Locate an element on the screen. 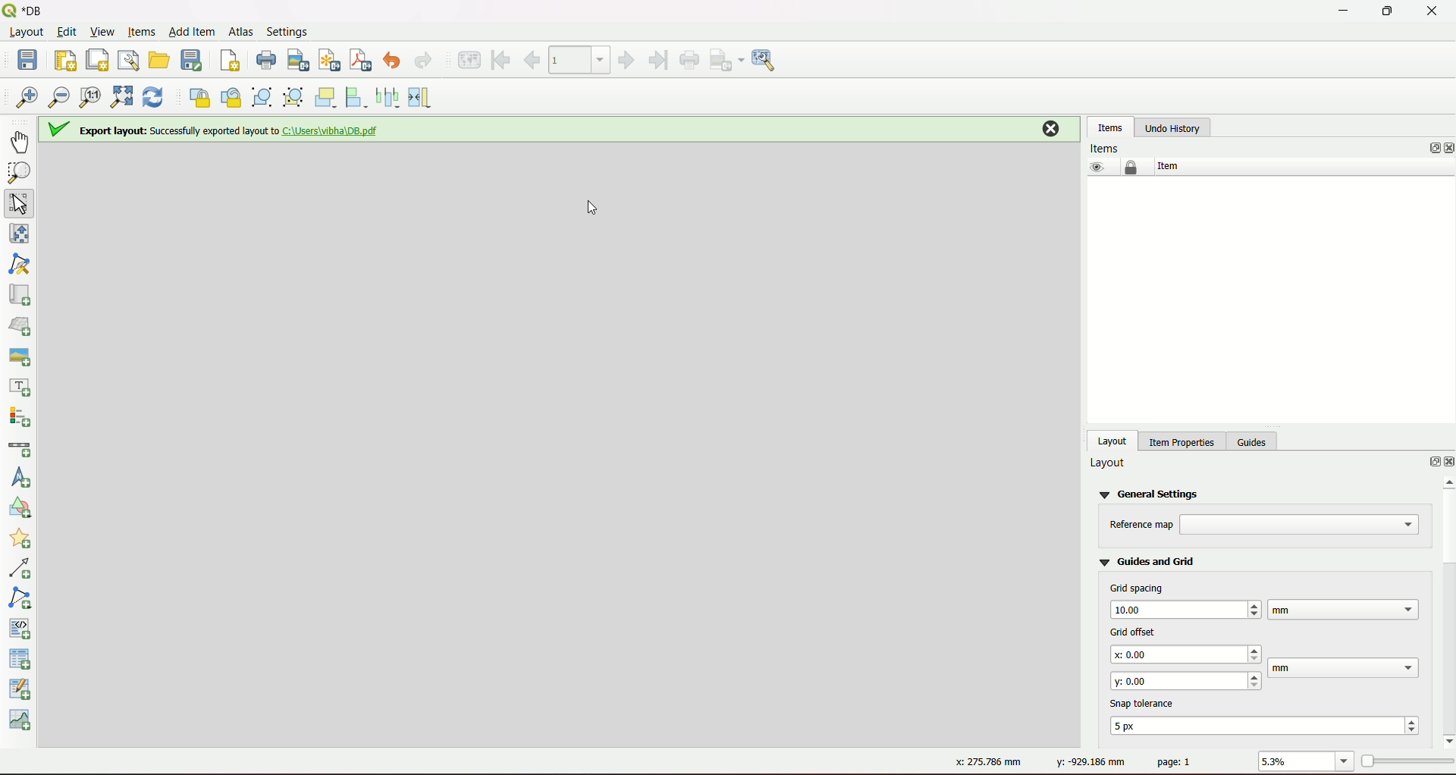 The width and height of the screenshot is (1456, 775). Name and logo is located at coordinates (29, 11).